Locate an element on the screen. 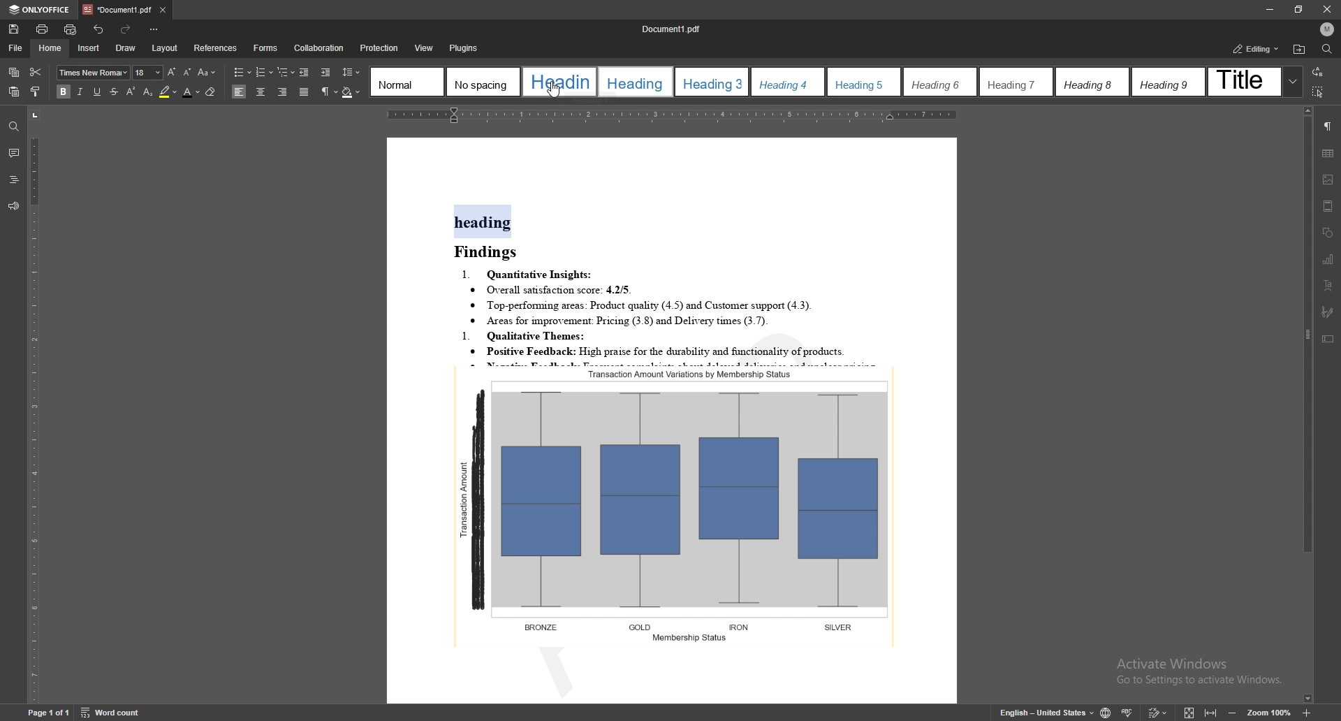  Plugin is located at coordinates (464, 48).